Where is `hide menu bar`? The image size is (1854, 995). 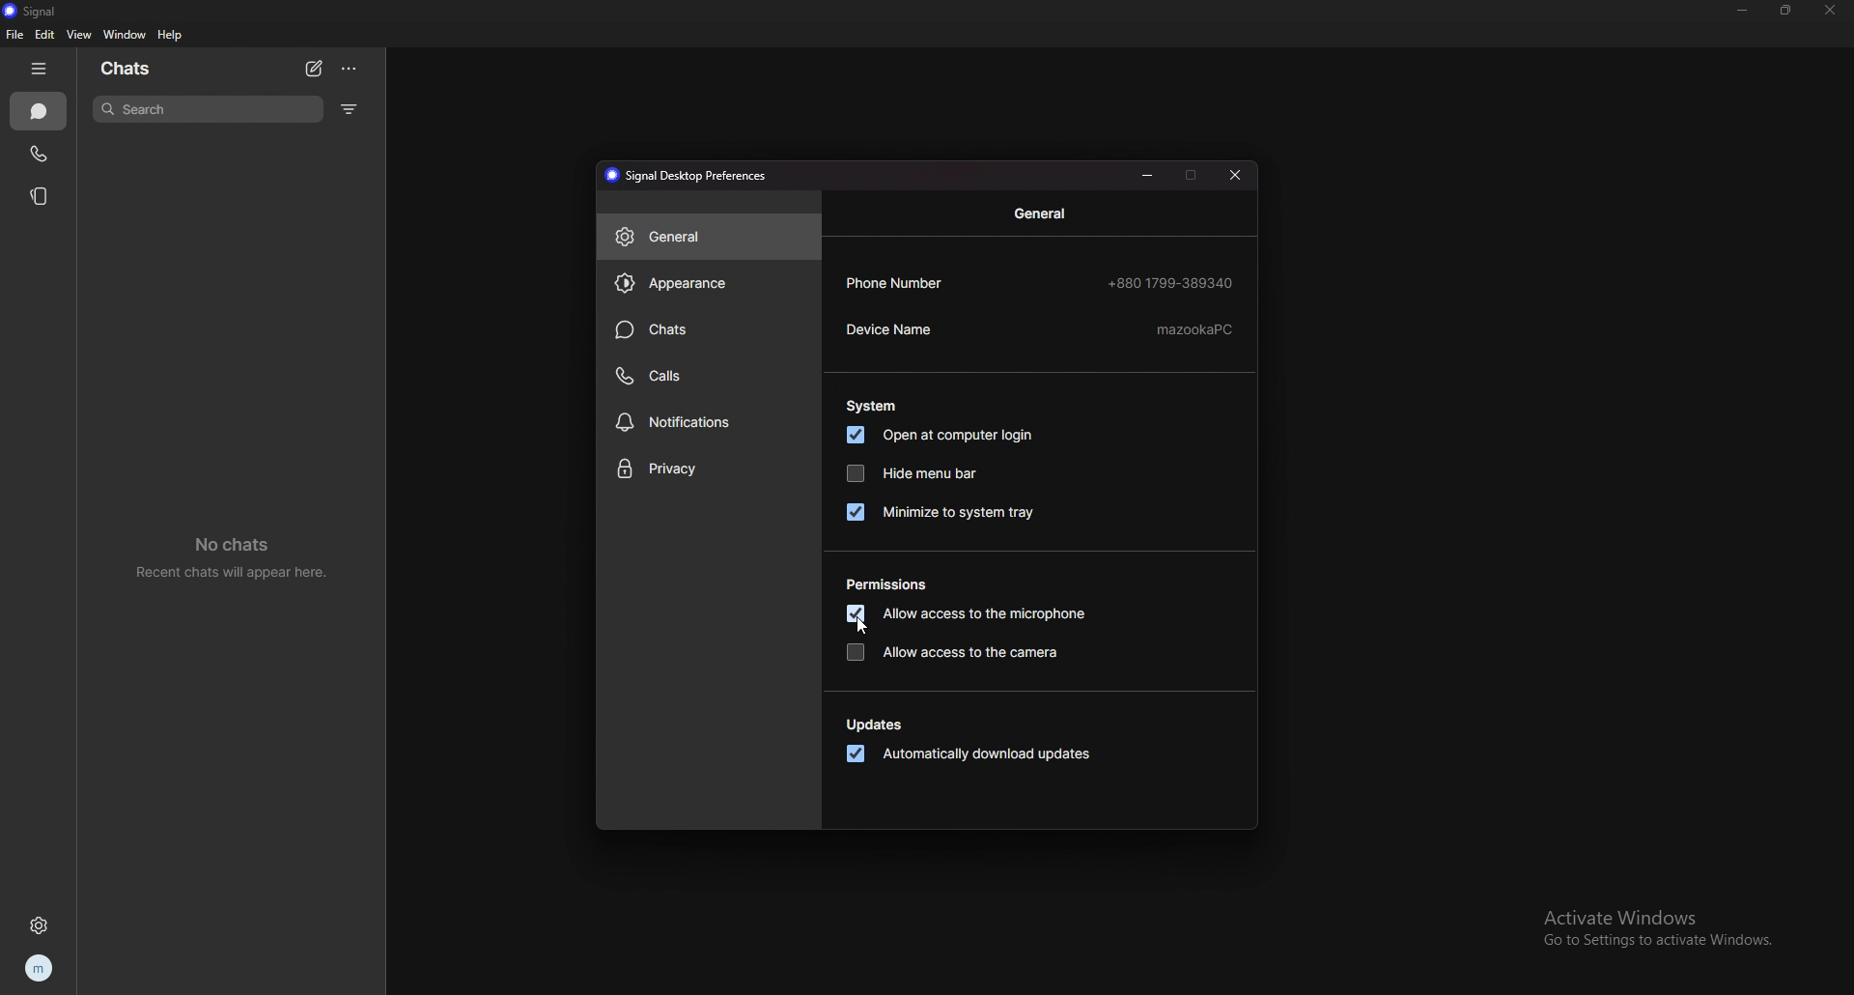 hide menu bar is located at coordinates (913, 472).